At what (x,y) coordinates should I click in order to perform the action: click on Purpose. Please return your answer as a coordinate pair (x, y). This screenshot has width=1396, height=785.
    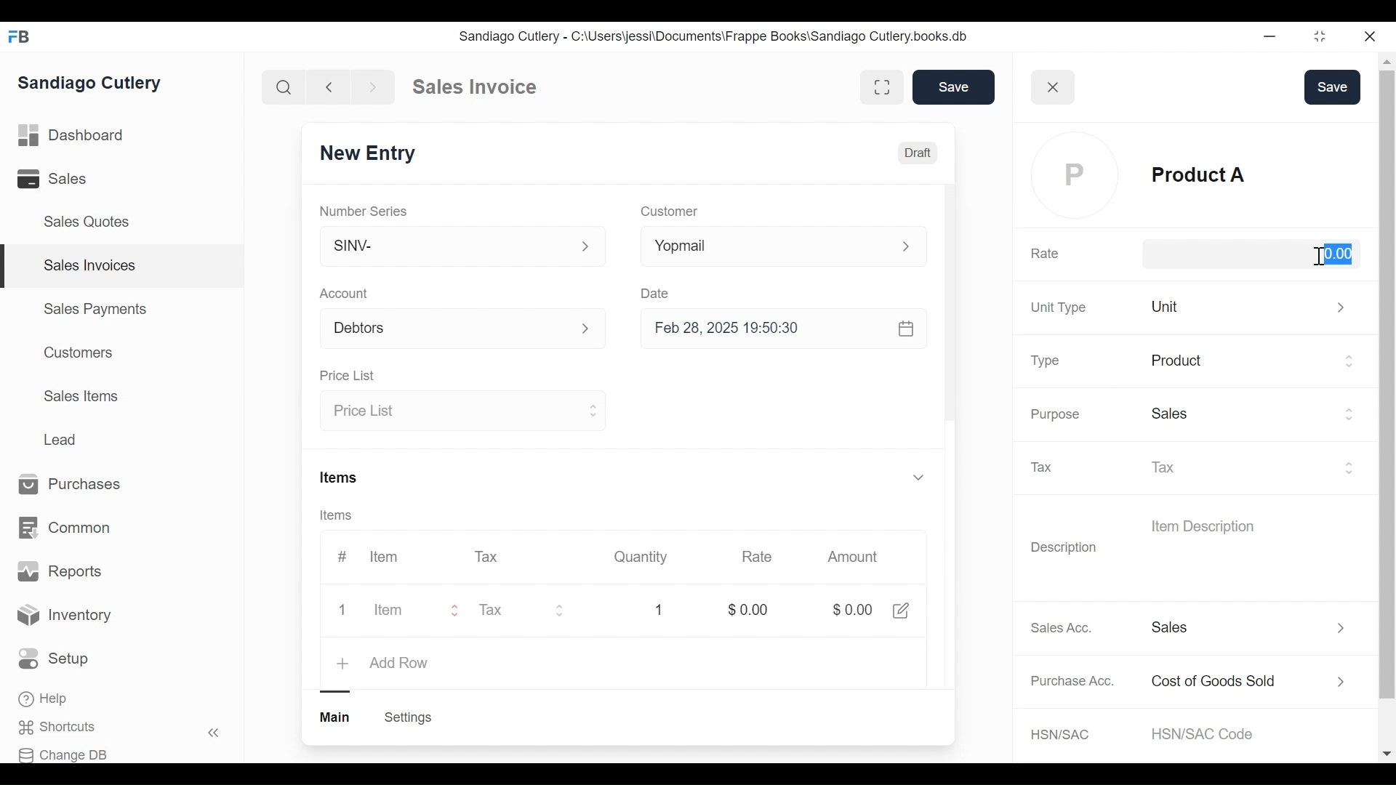
    Looking at the image, I should click on (1054, 414).